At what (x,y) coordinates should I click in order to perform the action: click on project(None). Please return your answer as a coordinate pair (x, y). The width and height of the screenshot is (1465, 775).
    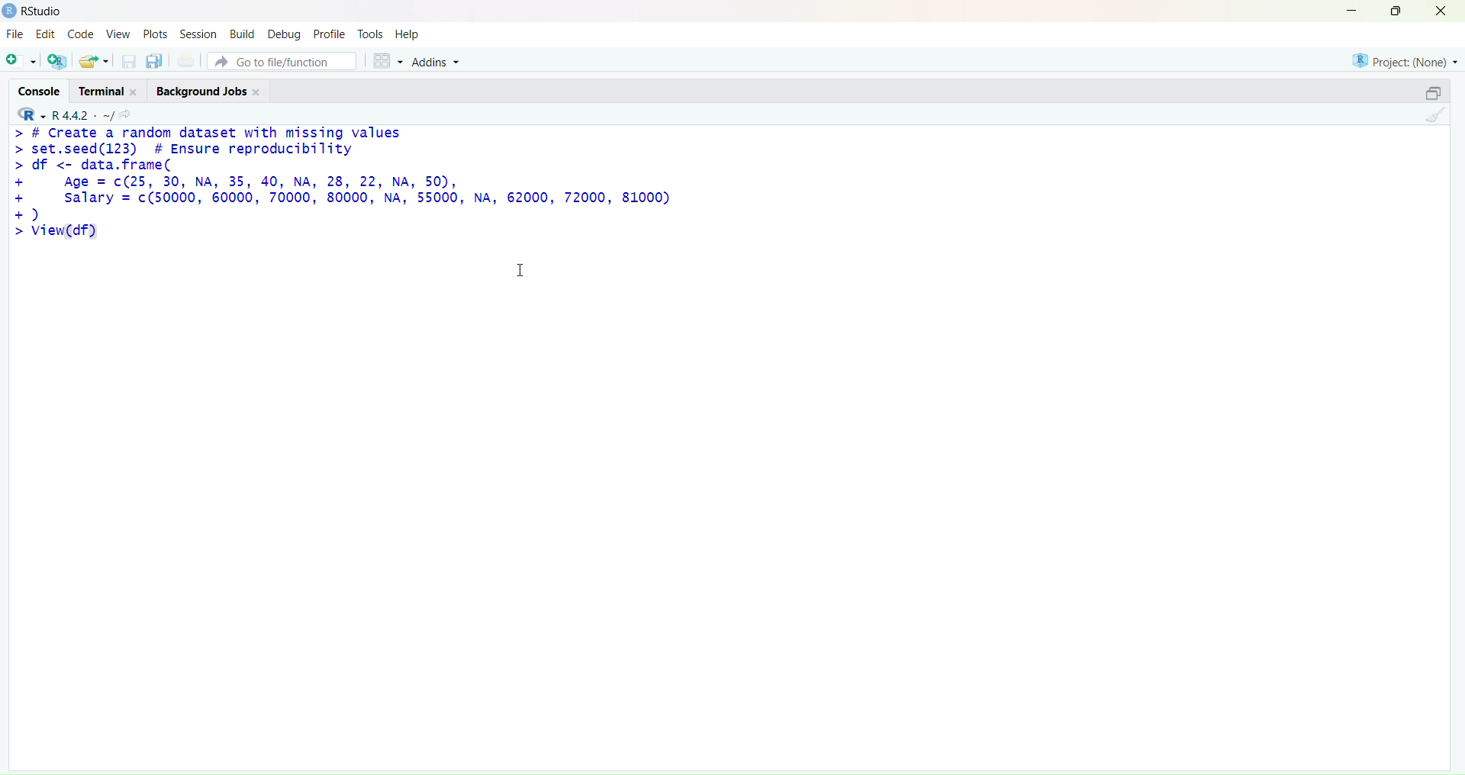
    Looking at the image, I should click on (1404, 59).